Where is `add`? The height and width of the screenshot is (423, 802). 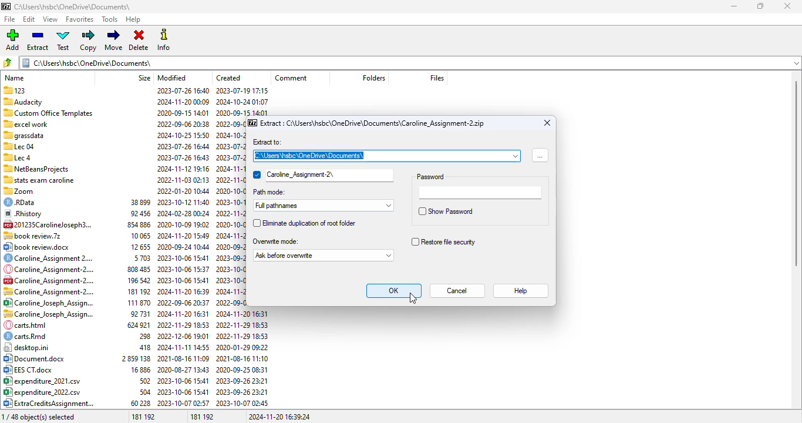 add is located at coordinates (12, 40).